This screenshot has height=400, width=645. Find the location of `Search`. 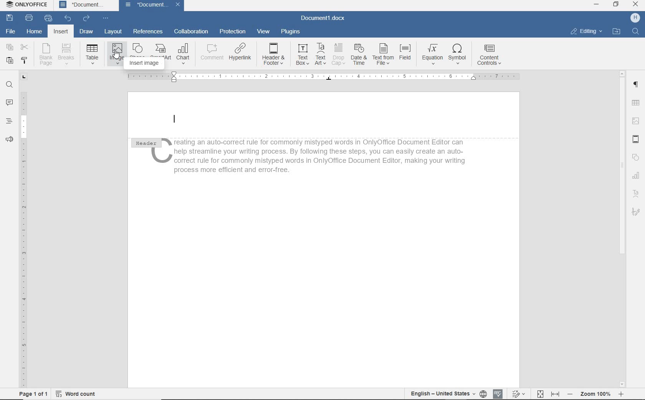

Search is located at coordinates (635, 31).